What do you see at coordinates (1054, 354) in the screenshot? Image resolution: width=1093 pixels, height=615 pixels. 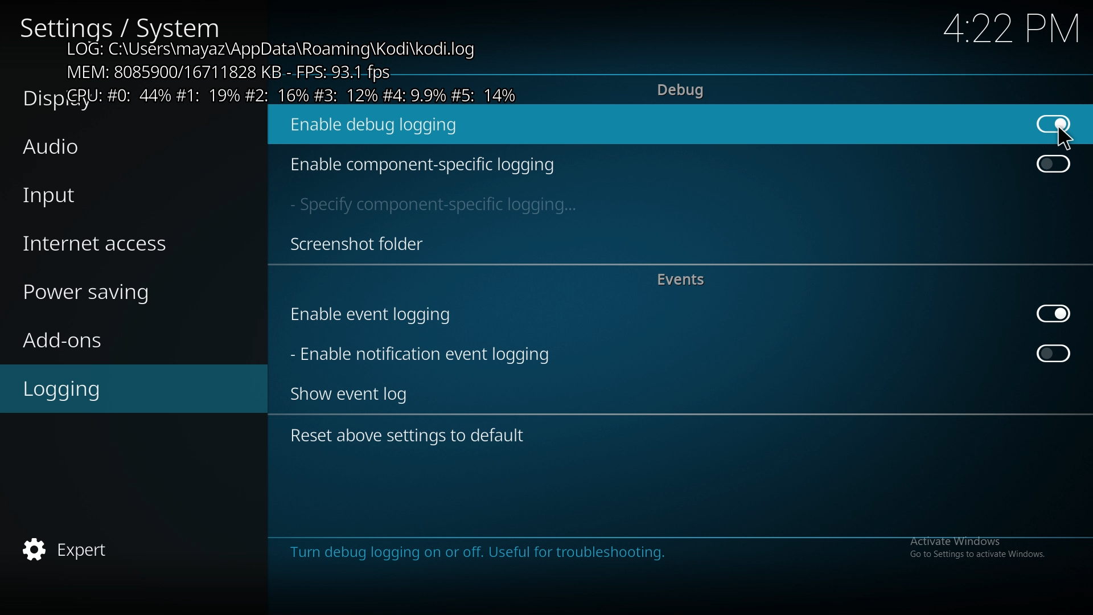 I see `off` at bounding box center [1054, 354].